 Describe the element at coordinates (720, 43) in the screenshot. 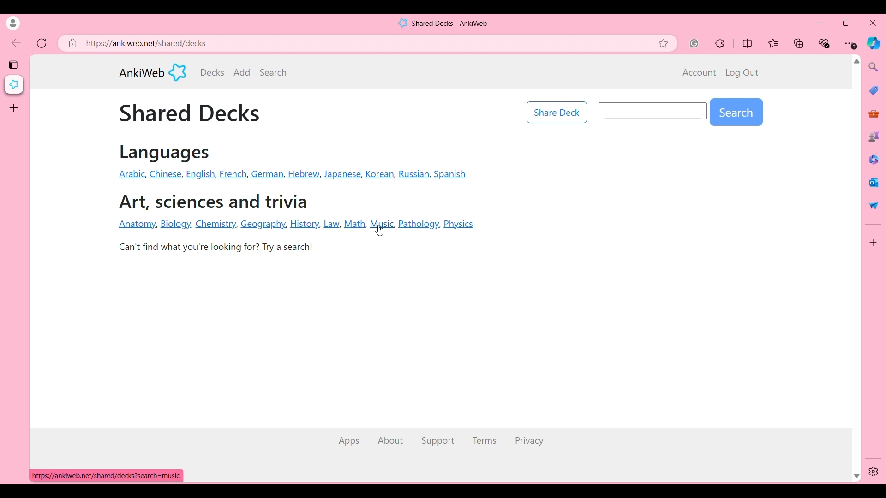

I see `Extensions` at that location.